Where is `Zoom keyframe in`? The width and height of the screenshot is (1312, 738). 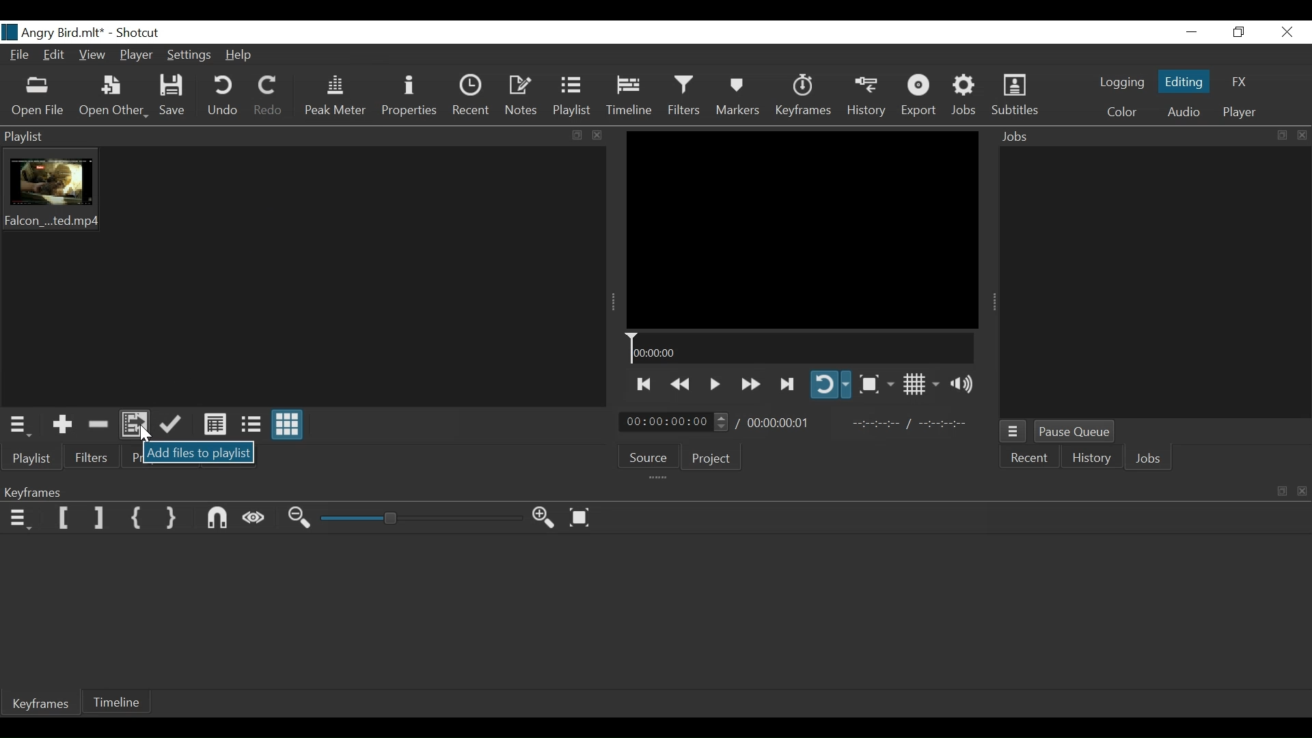 Zoom keyframe in is located at coordinates (300, 517).